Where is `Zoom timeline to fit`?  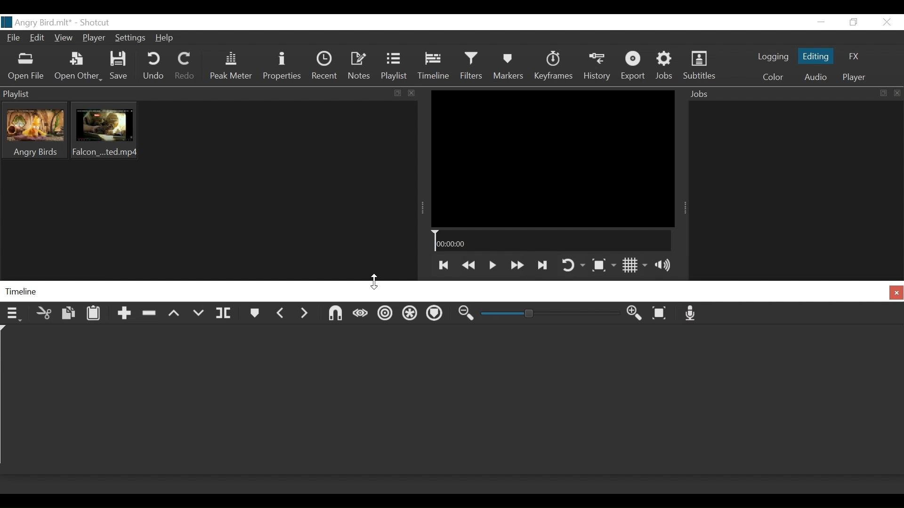 Zoom timeline to fit is located at coordinates (662, 314).